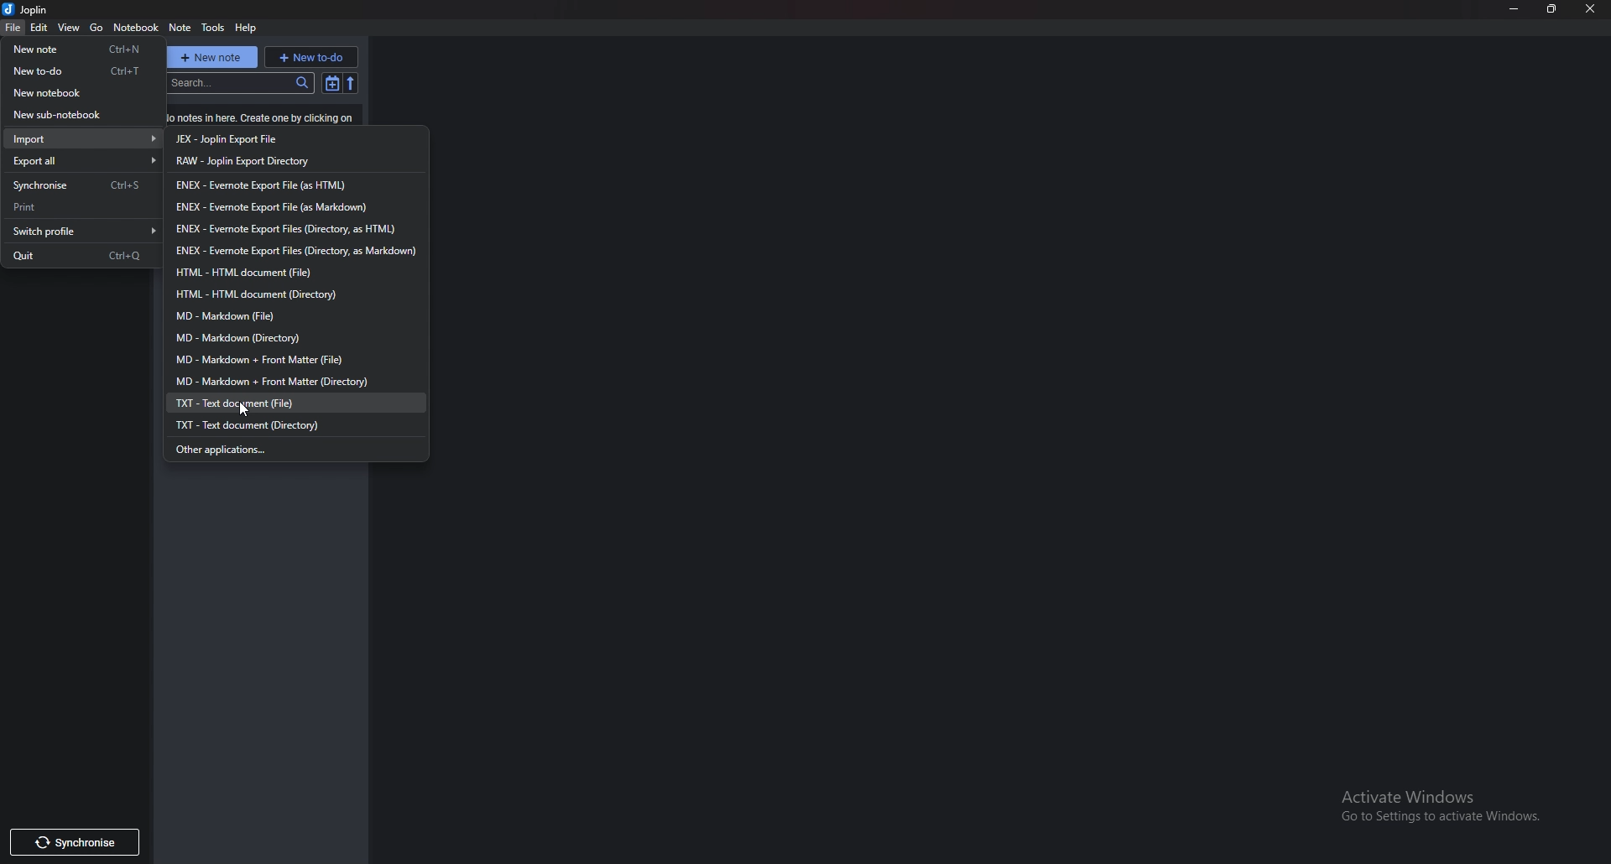 The width and height of the screenshot is (1611, 864). What do you see at coordinates (82, 231) in the screenshot?
I see `Switch profile` at bounding box center [82, 231].